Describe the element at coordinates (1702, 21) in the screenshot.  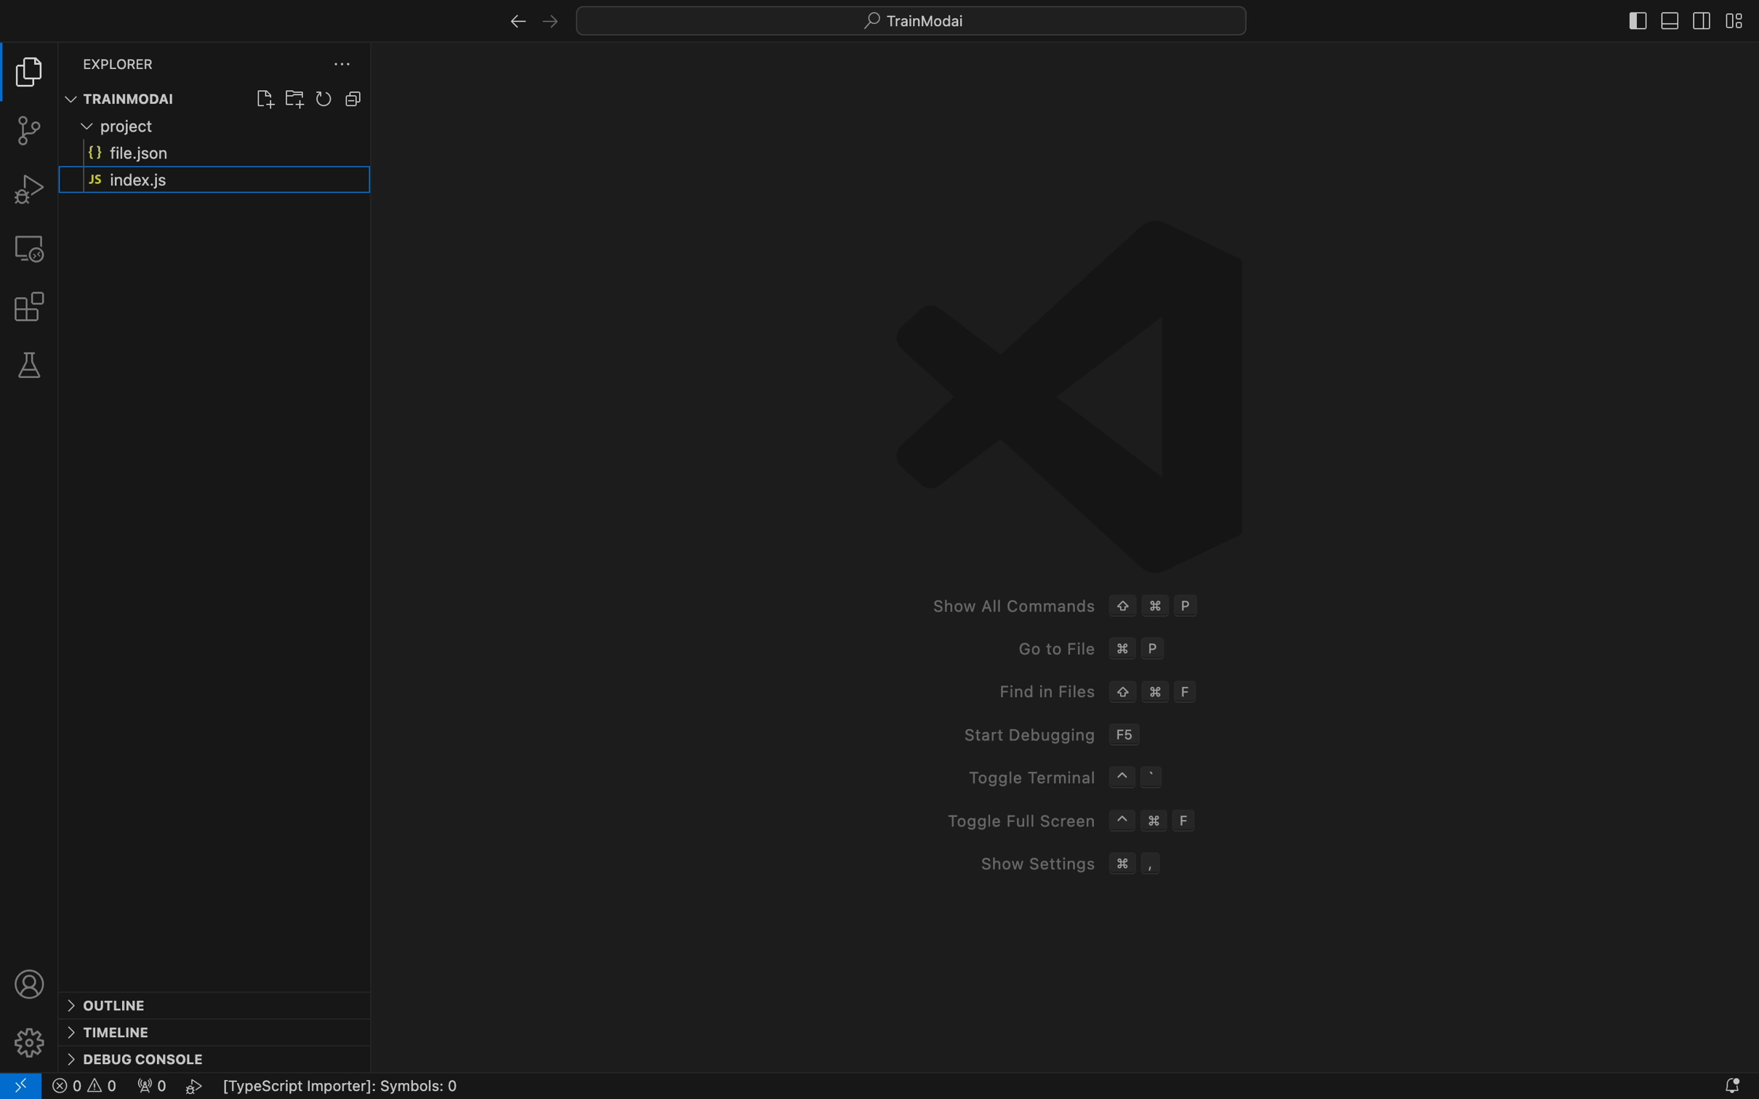
I see `sidebar right` at that location.